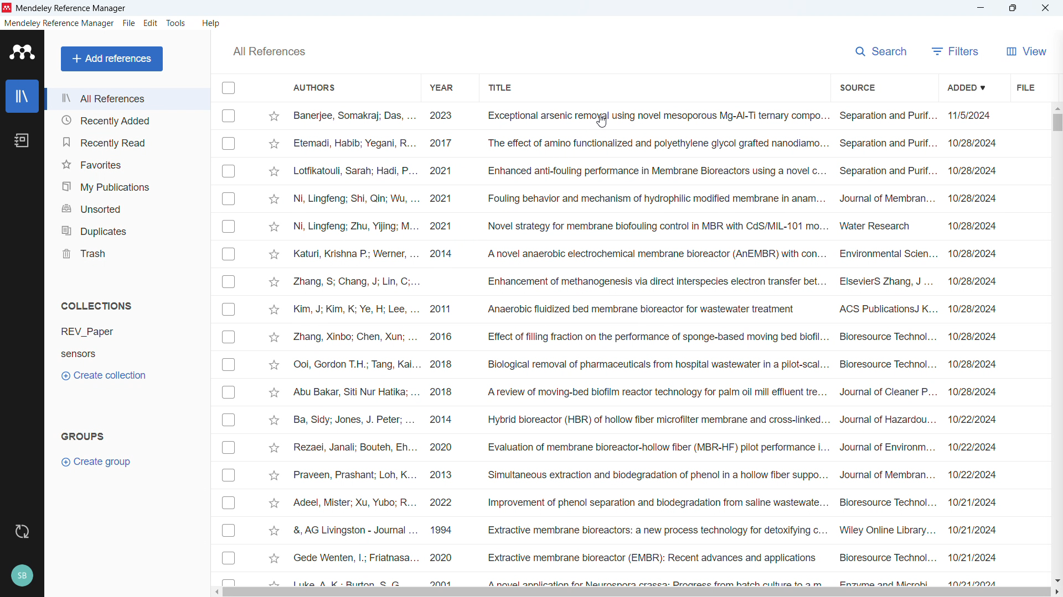 The width and height of the screenshot is (1063, 597). What do you see at coordinates (886, 558) in the screenshot?
I see `bioresource technology` at bounding box center [886, 558].